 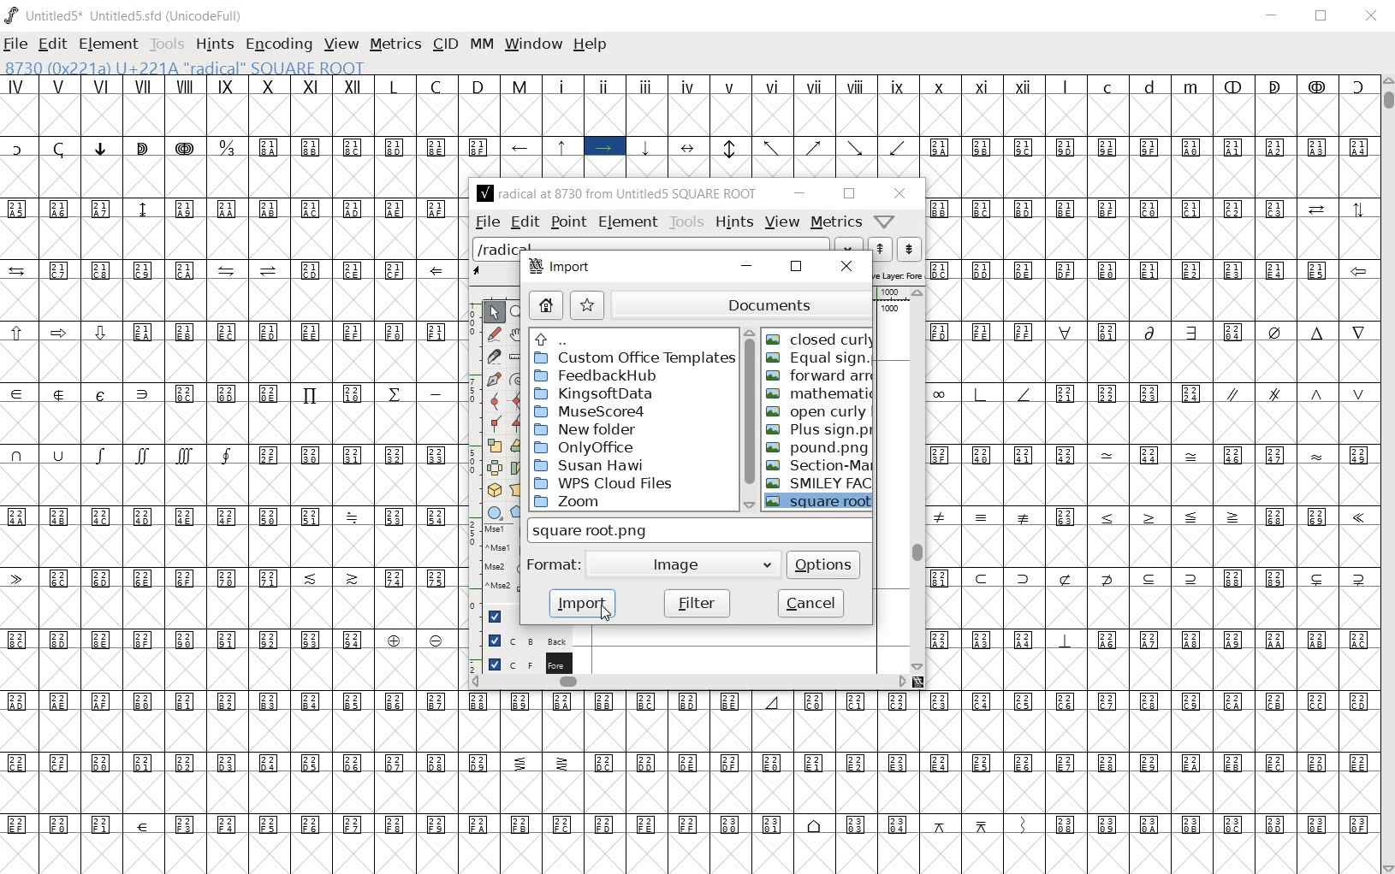 What do you see at coordinates (524, 222) in the screenshot?
I see `edit` at bounding box center [524, 222].